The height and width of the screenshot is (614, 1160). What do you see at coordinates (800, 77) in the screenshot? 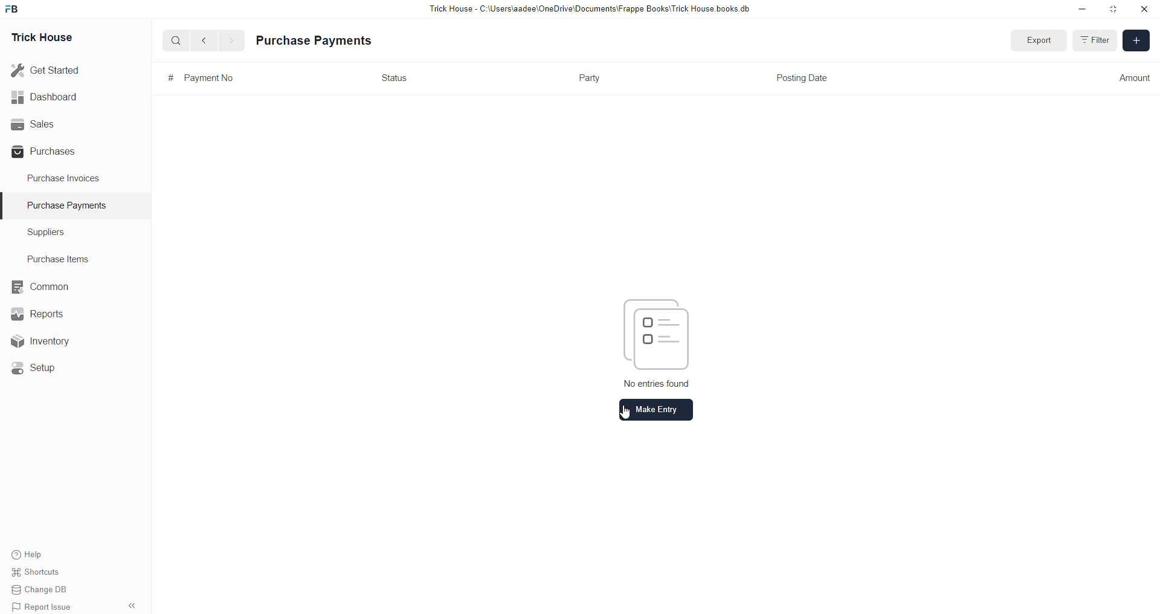
I see `Posting Date` at bounding box center [800, 77].